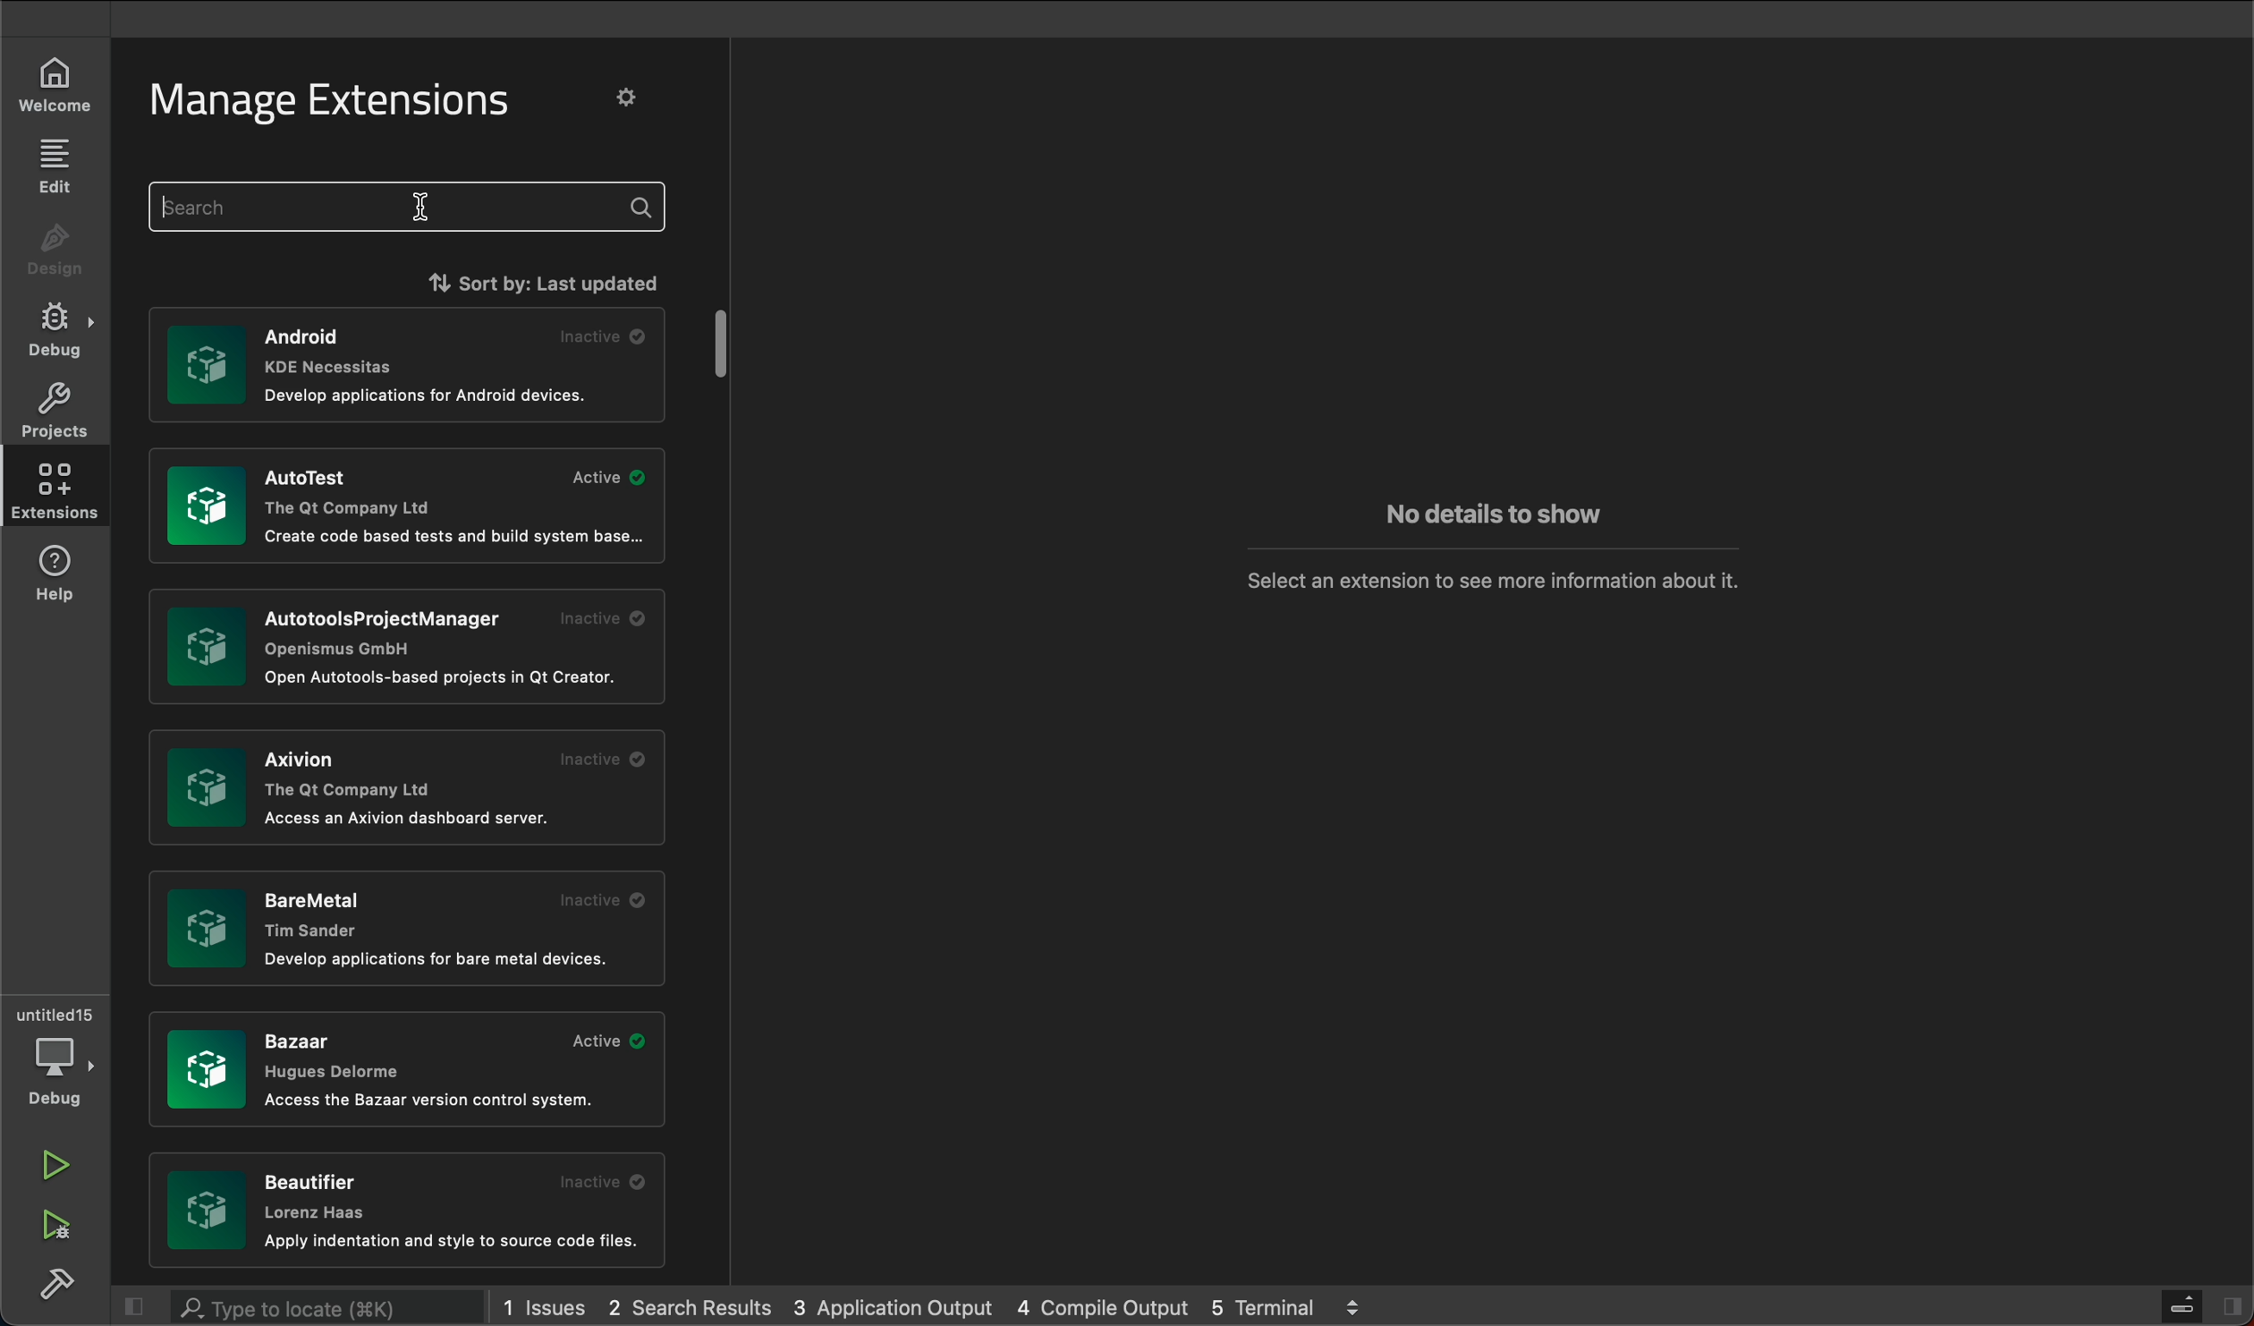 This screenshot has width=2254, height=1326. I want to click on inactive, so click(606, 336).